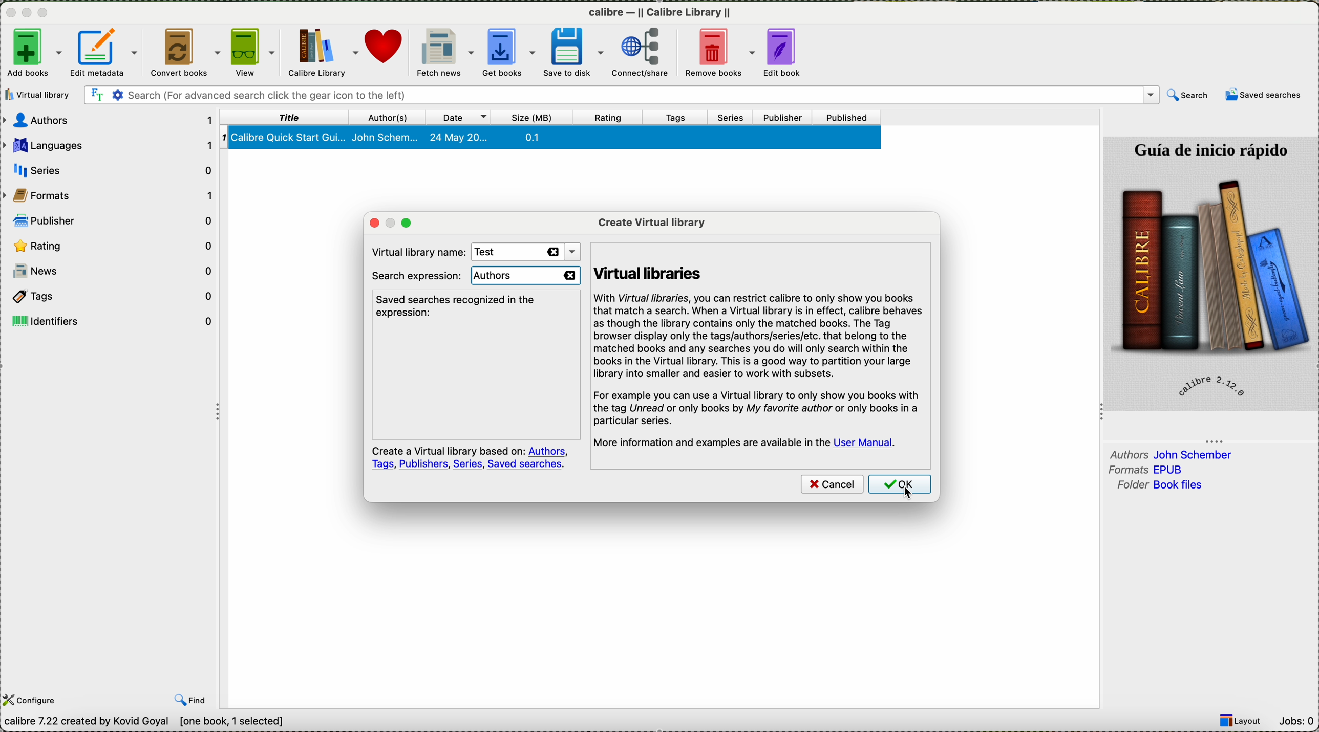 The image size is (1319, 732). I want to click on edit book, so click(788, 53).